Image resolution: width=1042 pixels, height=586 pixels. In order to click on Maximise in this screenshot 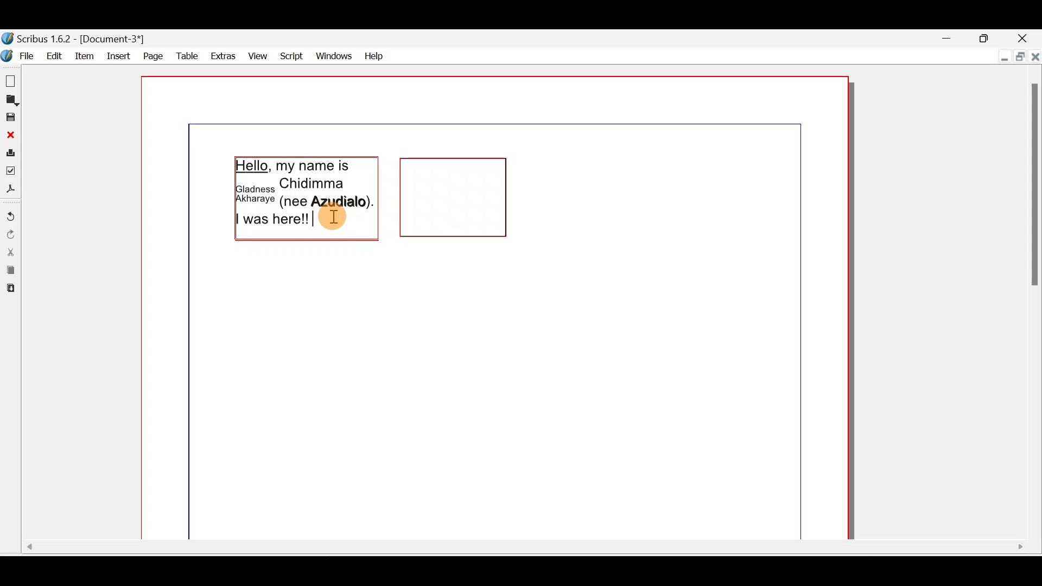, I will do `click(1018, 56)`.